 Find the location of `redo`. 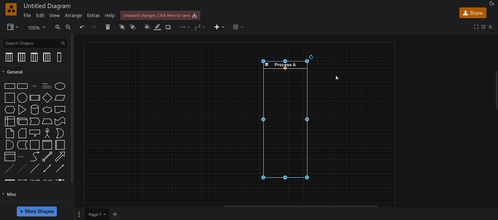

redo is located at coordinates (94, 28).